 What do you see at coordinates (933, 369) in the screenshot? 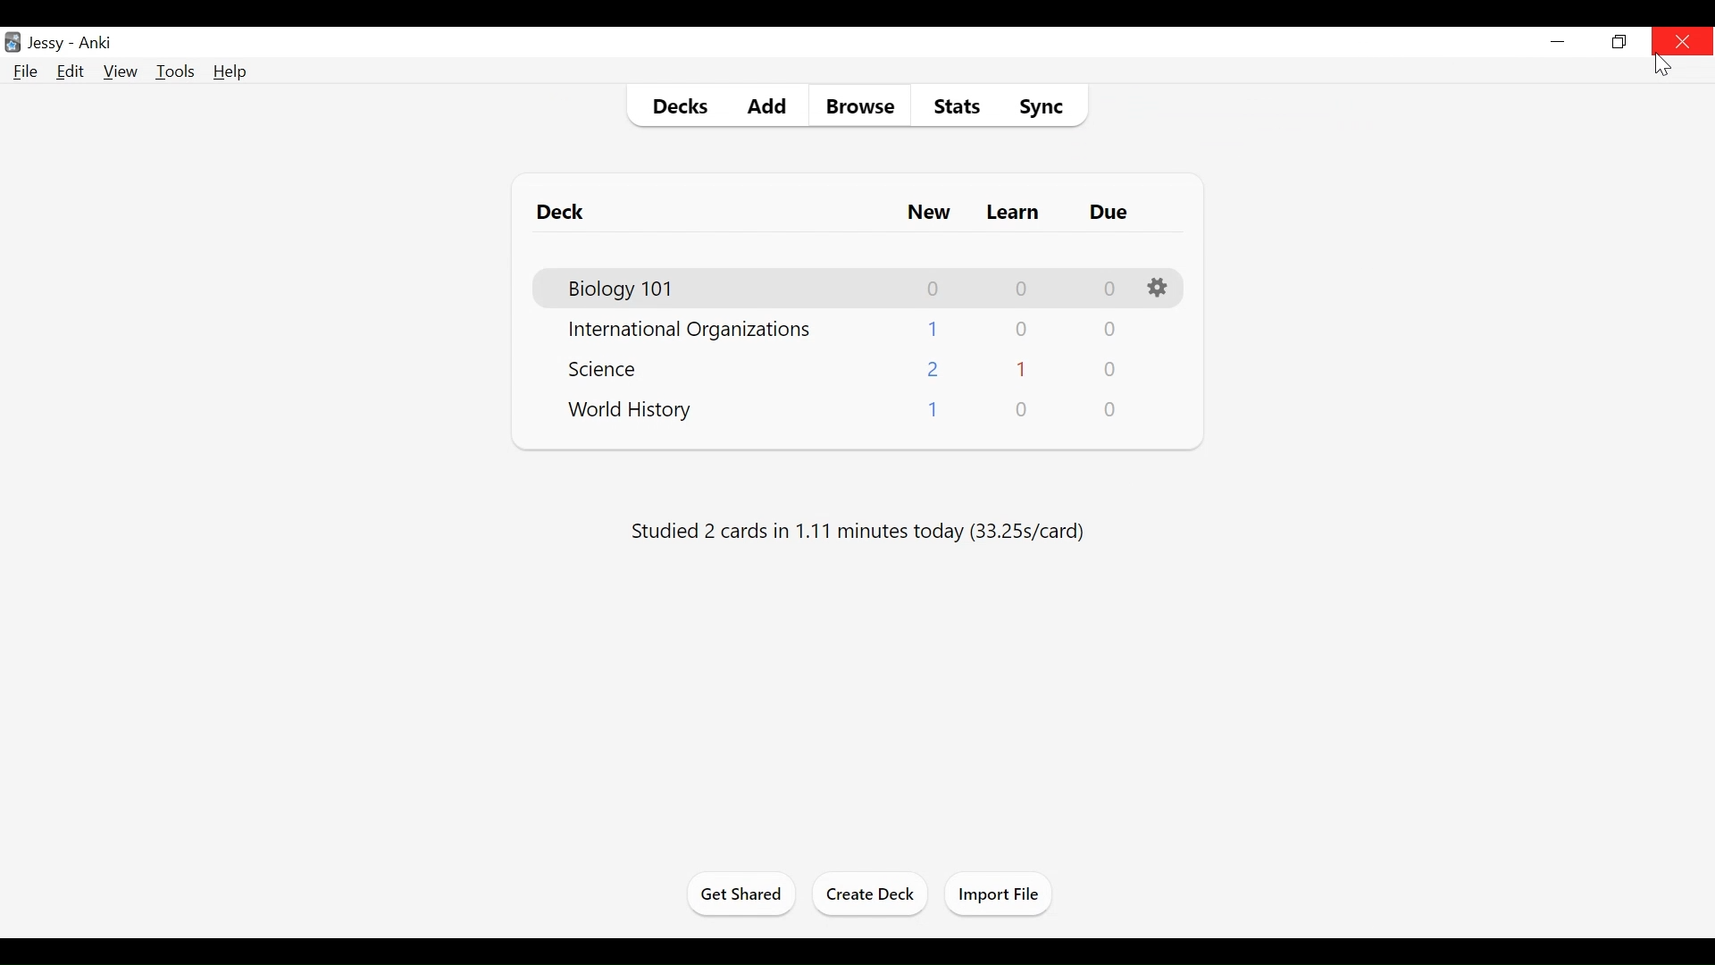
I see `New Cards Count` at bounding box center [933, 369].